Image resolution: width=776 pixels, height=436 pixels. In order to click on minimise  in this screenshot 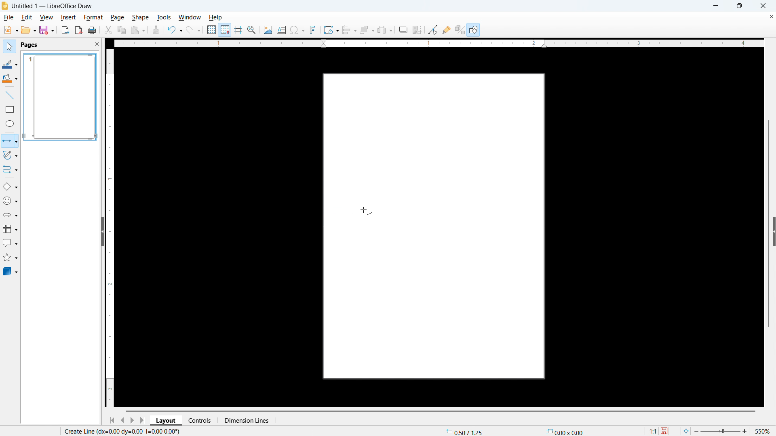, I will do `click(715, 6)`.